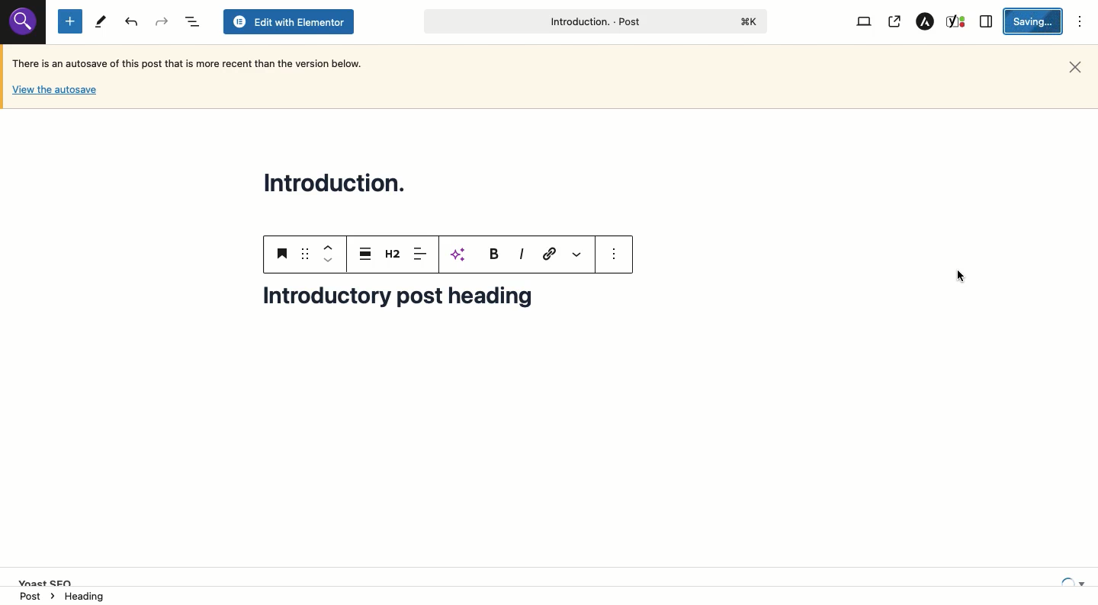  Describe the element at coordinates (70, 21) in the screenshot. I see `Add new block` at that location.